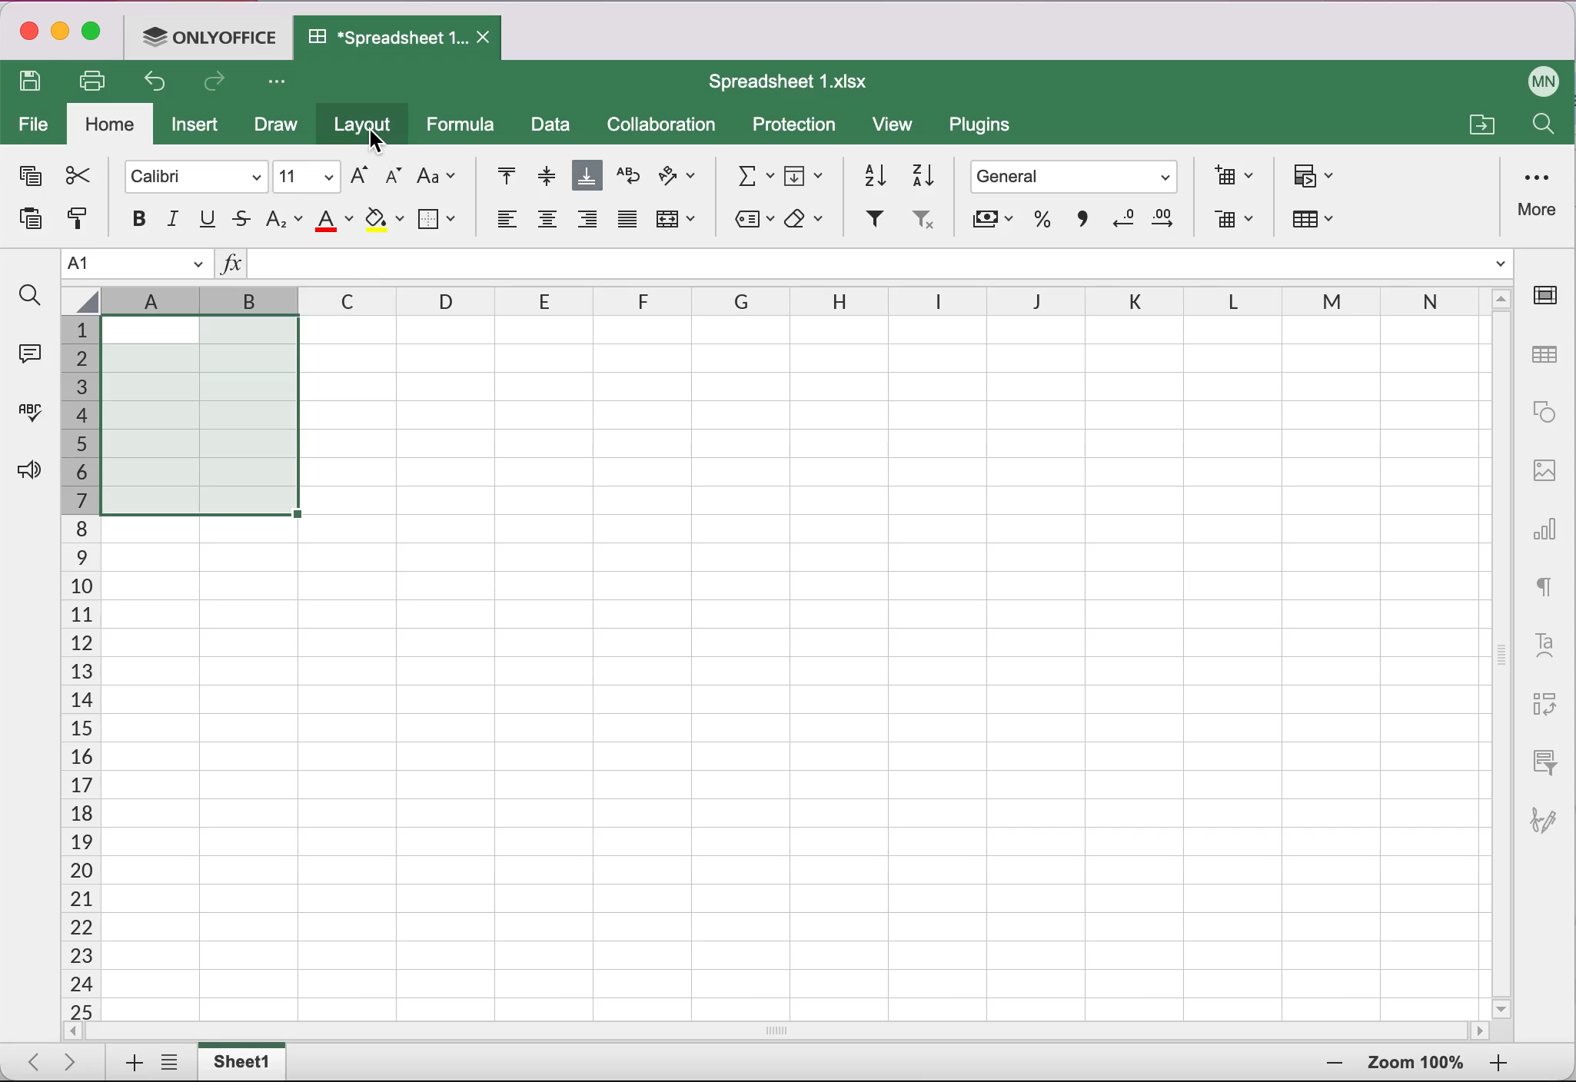 Image resolution: width=1576 pixels, height=1082 pixels. What do you see at coordinates (381, 37) in the screenshot?
I see `*Spreadsheet 1...` at bounding box center [381, 37].